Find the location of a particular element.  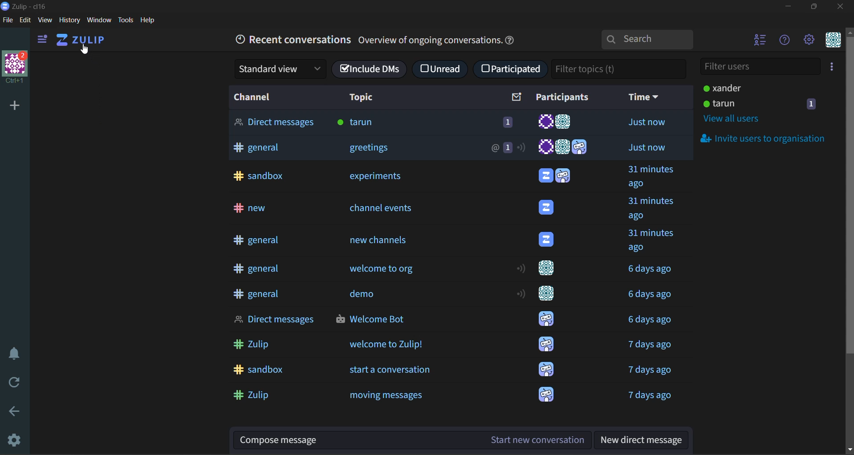

new is located at coordinates (249, 208).